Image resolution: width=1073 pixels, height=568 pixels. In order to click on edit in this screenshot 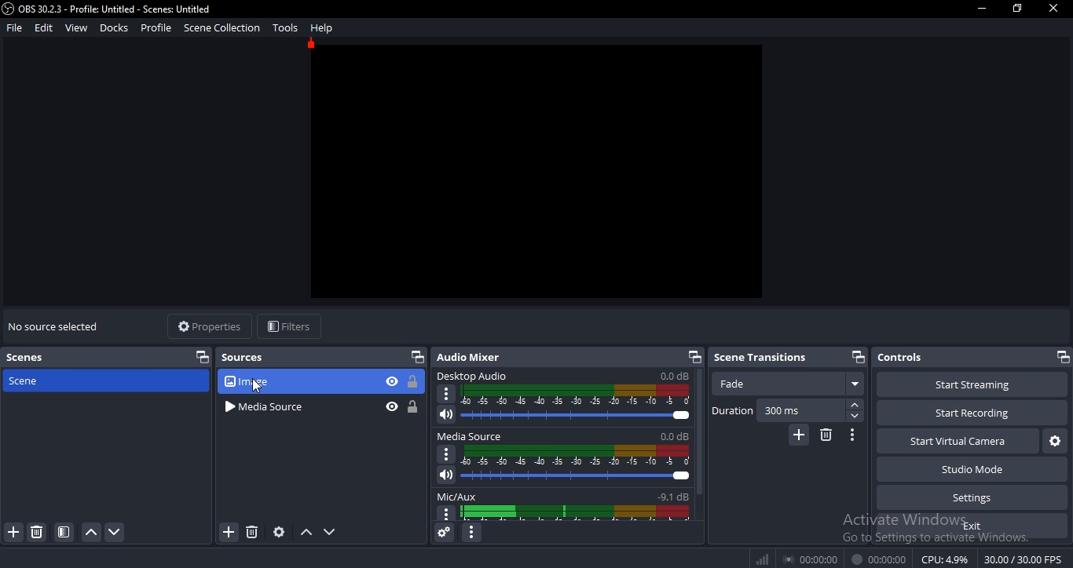, I will do `click(43, 27)`.